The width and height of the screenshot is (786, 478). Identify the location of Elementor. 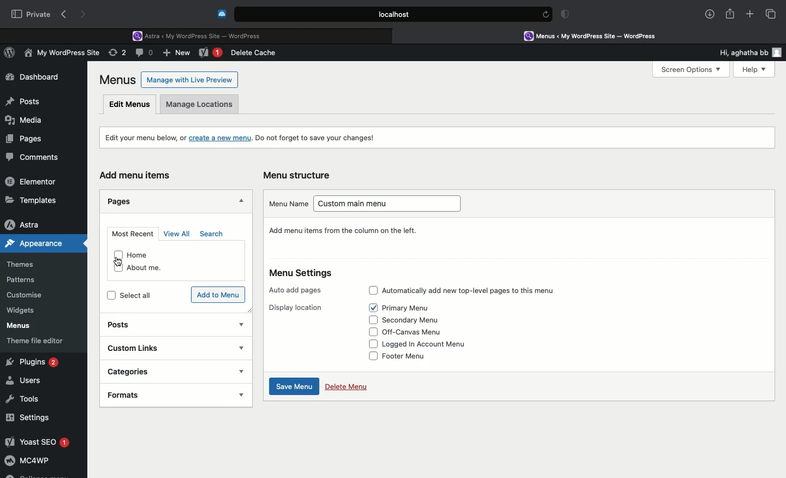
(33, 181).